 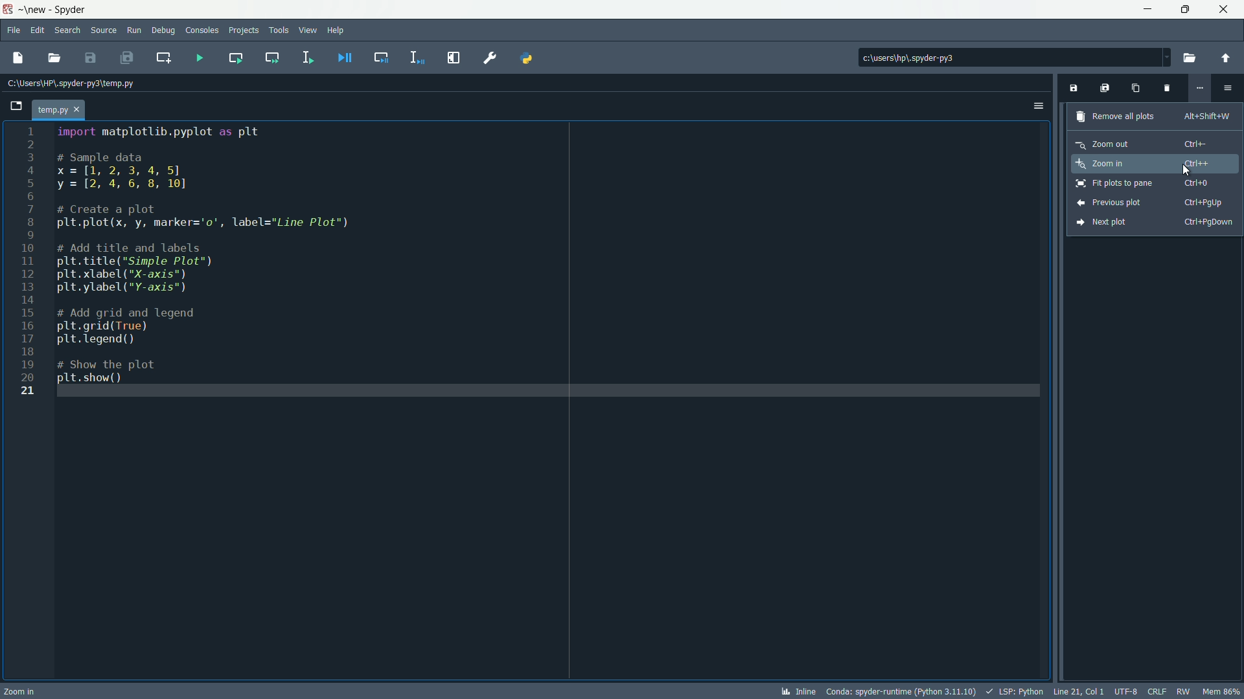 What do you see at coordinates (338, 30) in the screenshot?
I see `help menu` at bounding box center [338, 30].